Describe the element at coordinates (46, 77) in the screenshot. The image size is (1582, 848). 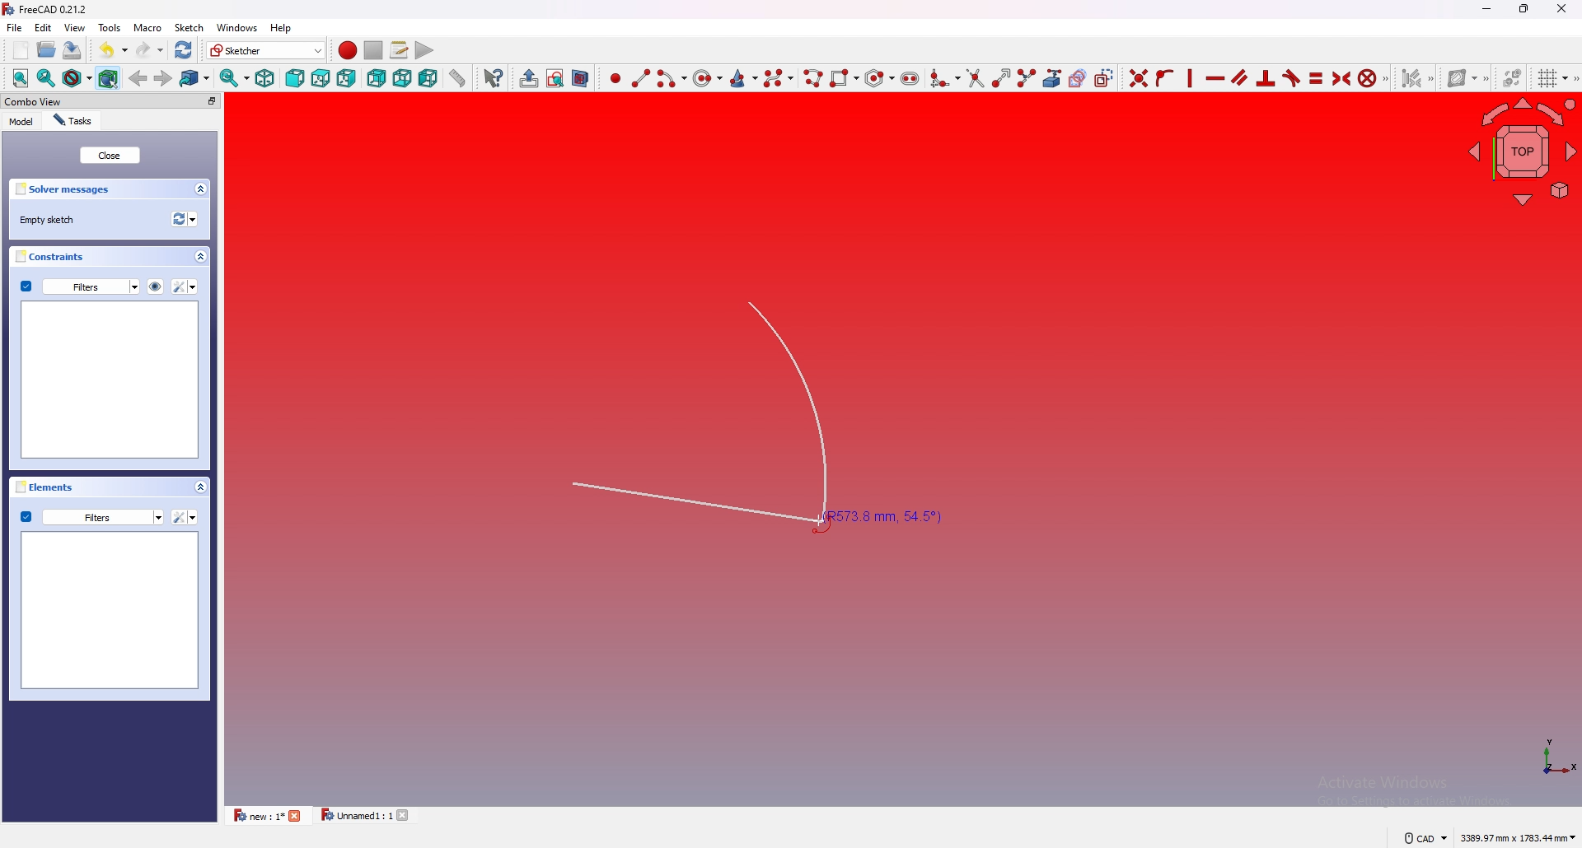
I see `fit selection` at that location.